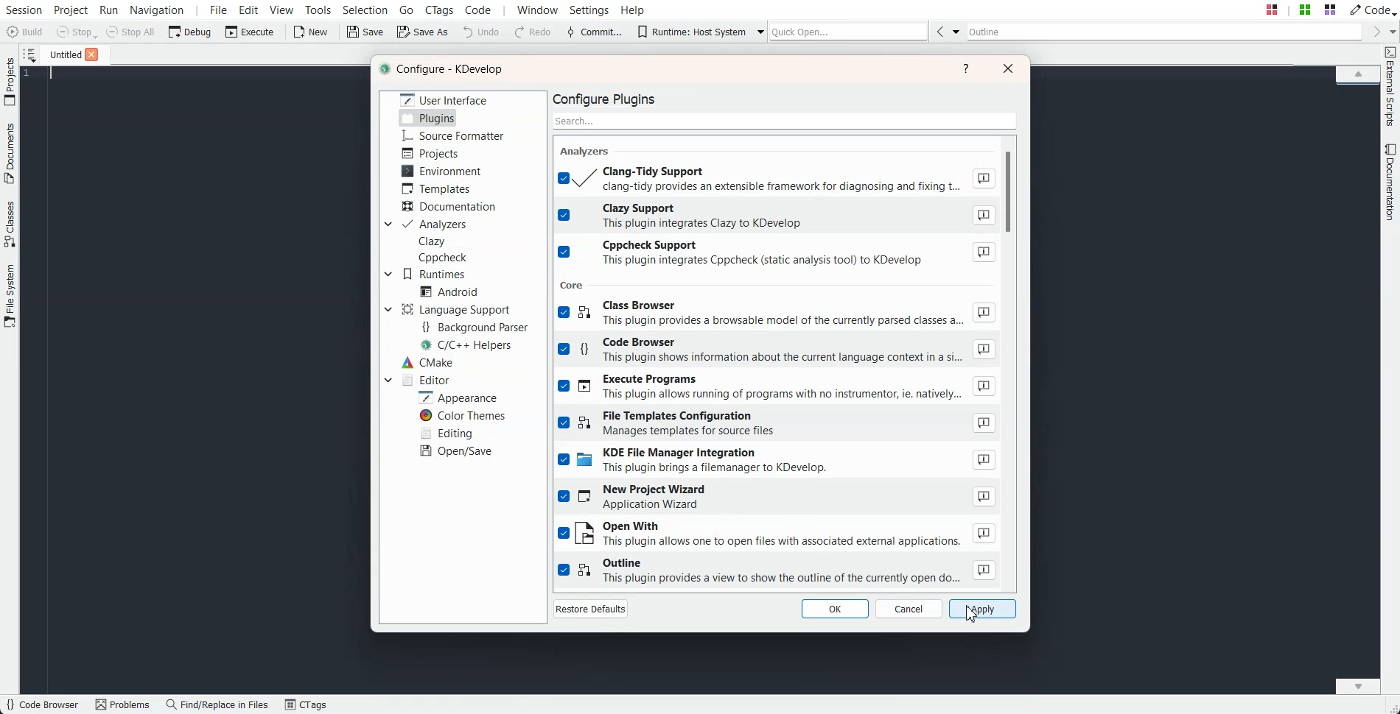  Describe the element at coordinates (469, 345) in the screenshot. I see `C/C++ Helpers` at that location.